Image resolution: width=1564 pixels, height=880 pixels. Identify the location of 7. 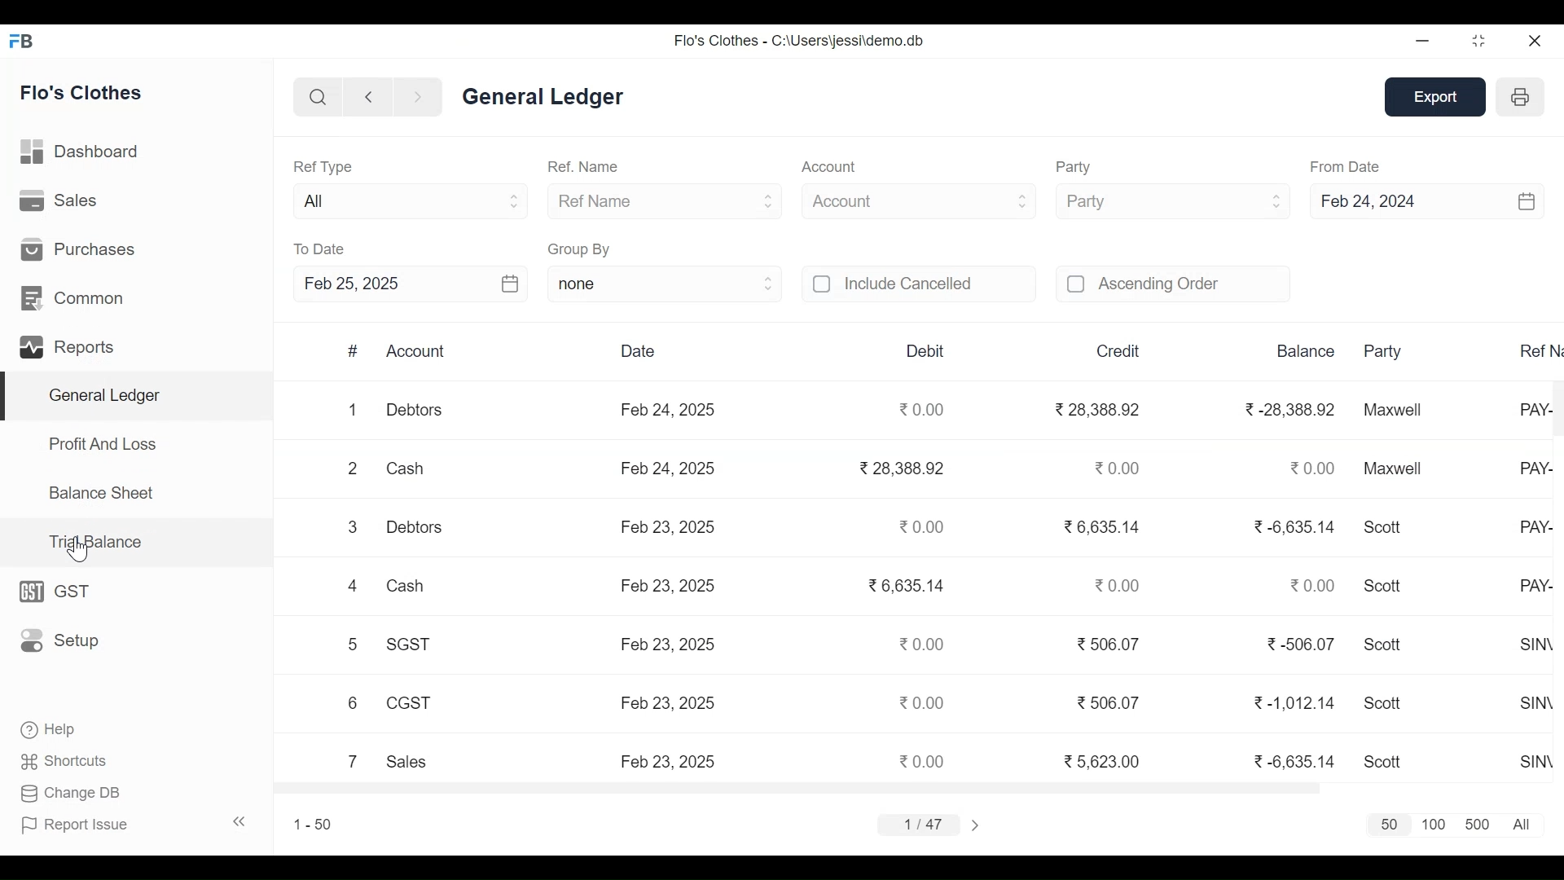
(352, 760).